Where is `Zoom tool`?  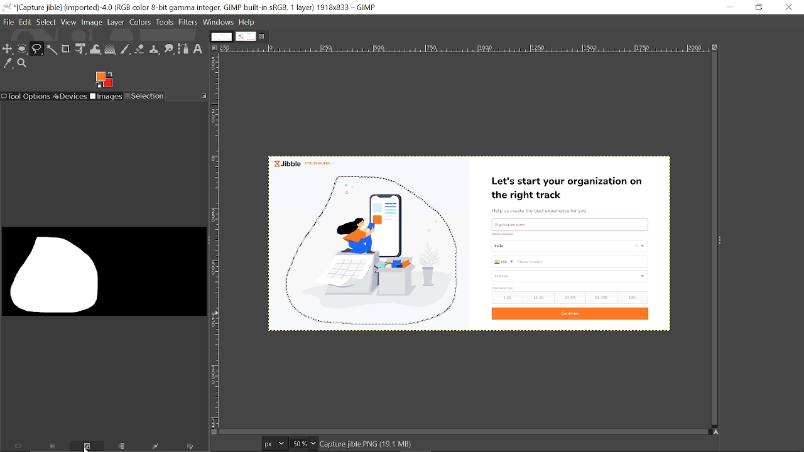 Zoom tool is located at coordinates (23, 63).